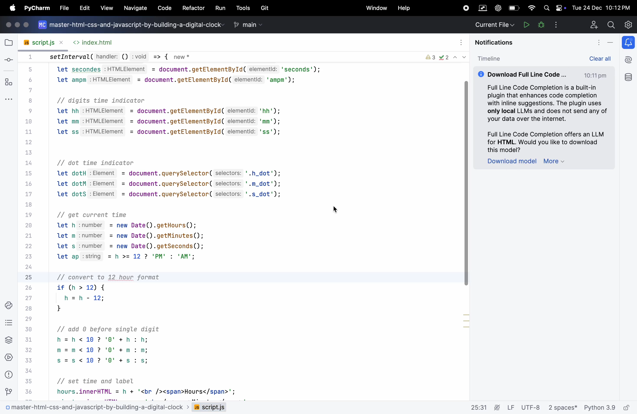 Image resolution: width=637 pixels, height=414 pixels. What do you see at coordinates (562, 407) in the screenshot?
I see `2 spaces` at bounding box center [562, 407].